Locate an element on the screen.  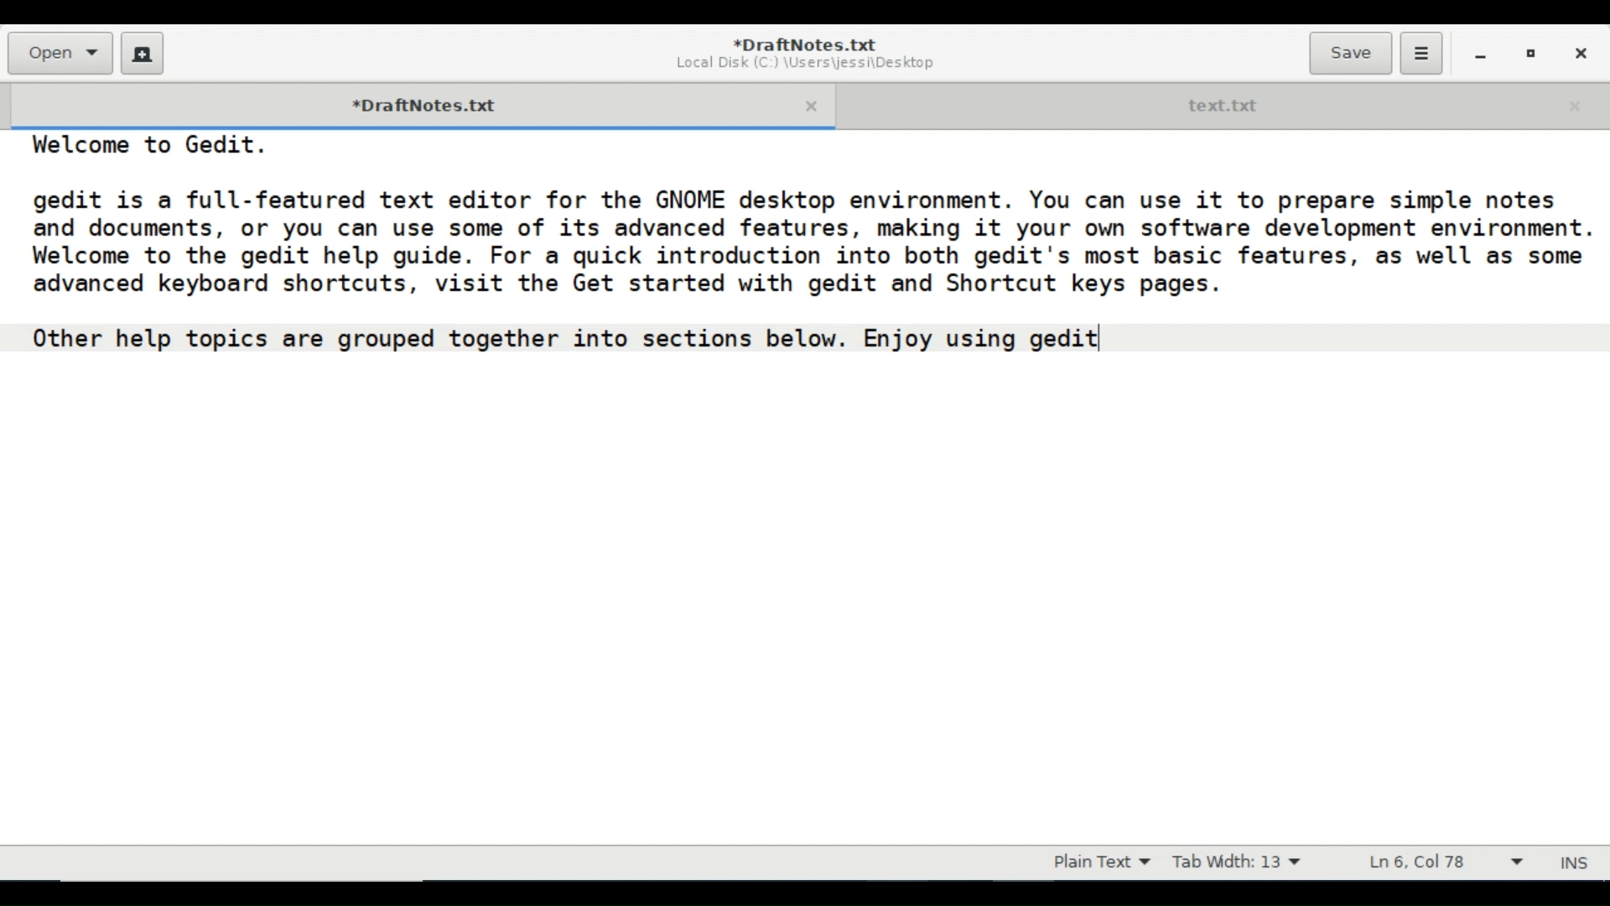
text cursor is located at coordinates (1106, 337).